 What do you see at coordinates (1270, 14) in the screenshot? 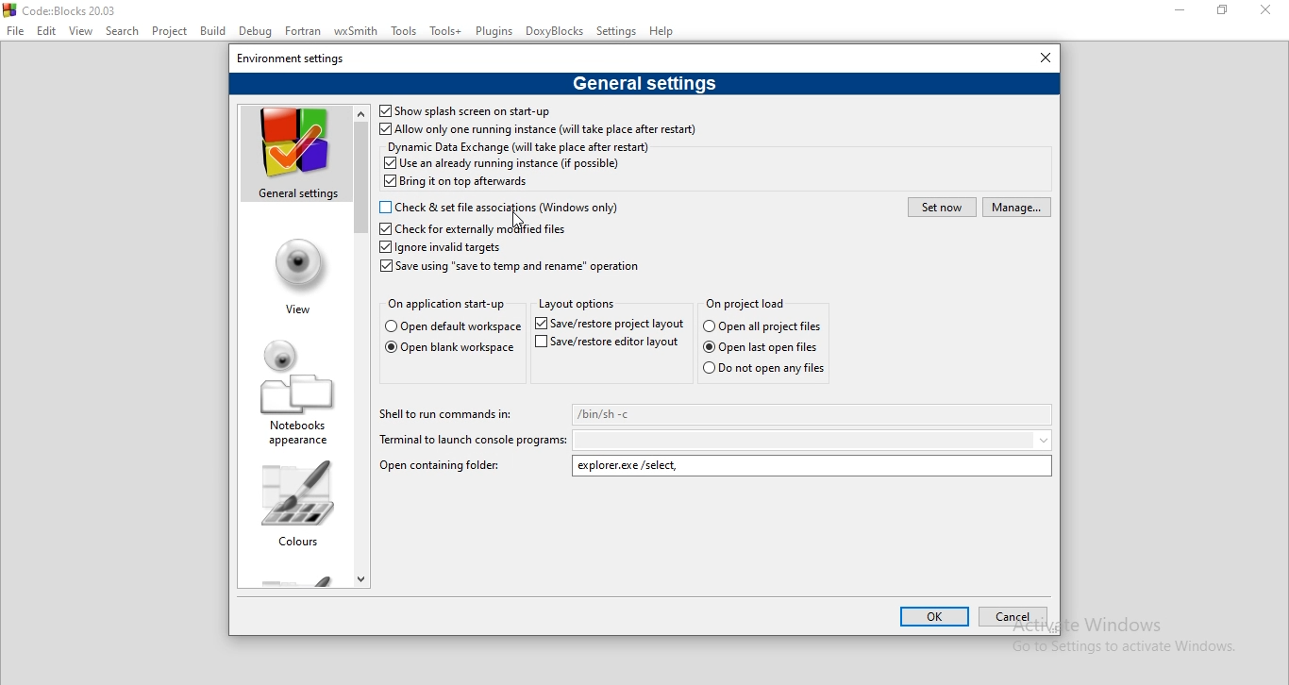
I see `close` at bounding box center [1270, 14].